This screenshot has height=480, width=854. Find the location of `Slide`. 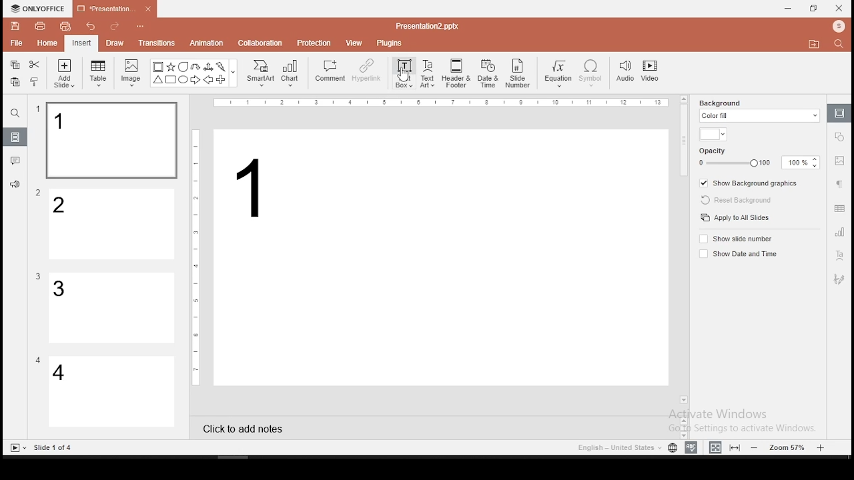

Slide is located at coordinates (15, 448).